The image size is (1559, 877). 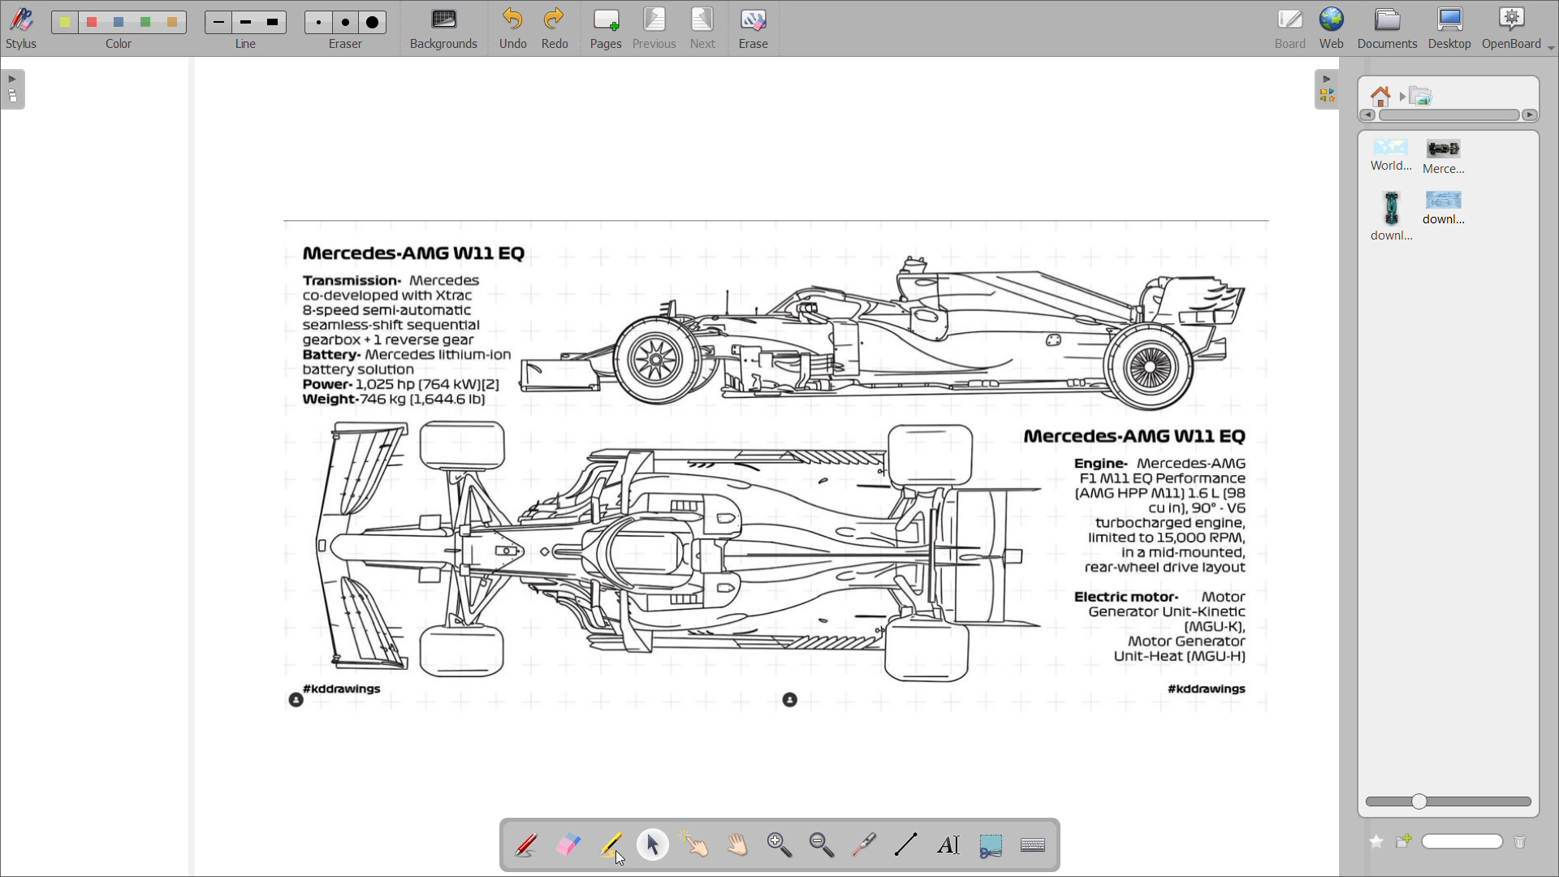 What do you see at coordinates (529, 844) in the screenshot?
I see `annotate document` at bounding box center [529, 844].